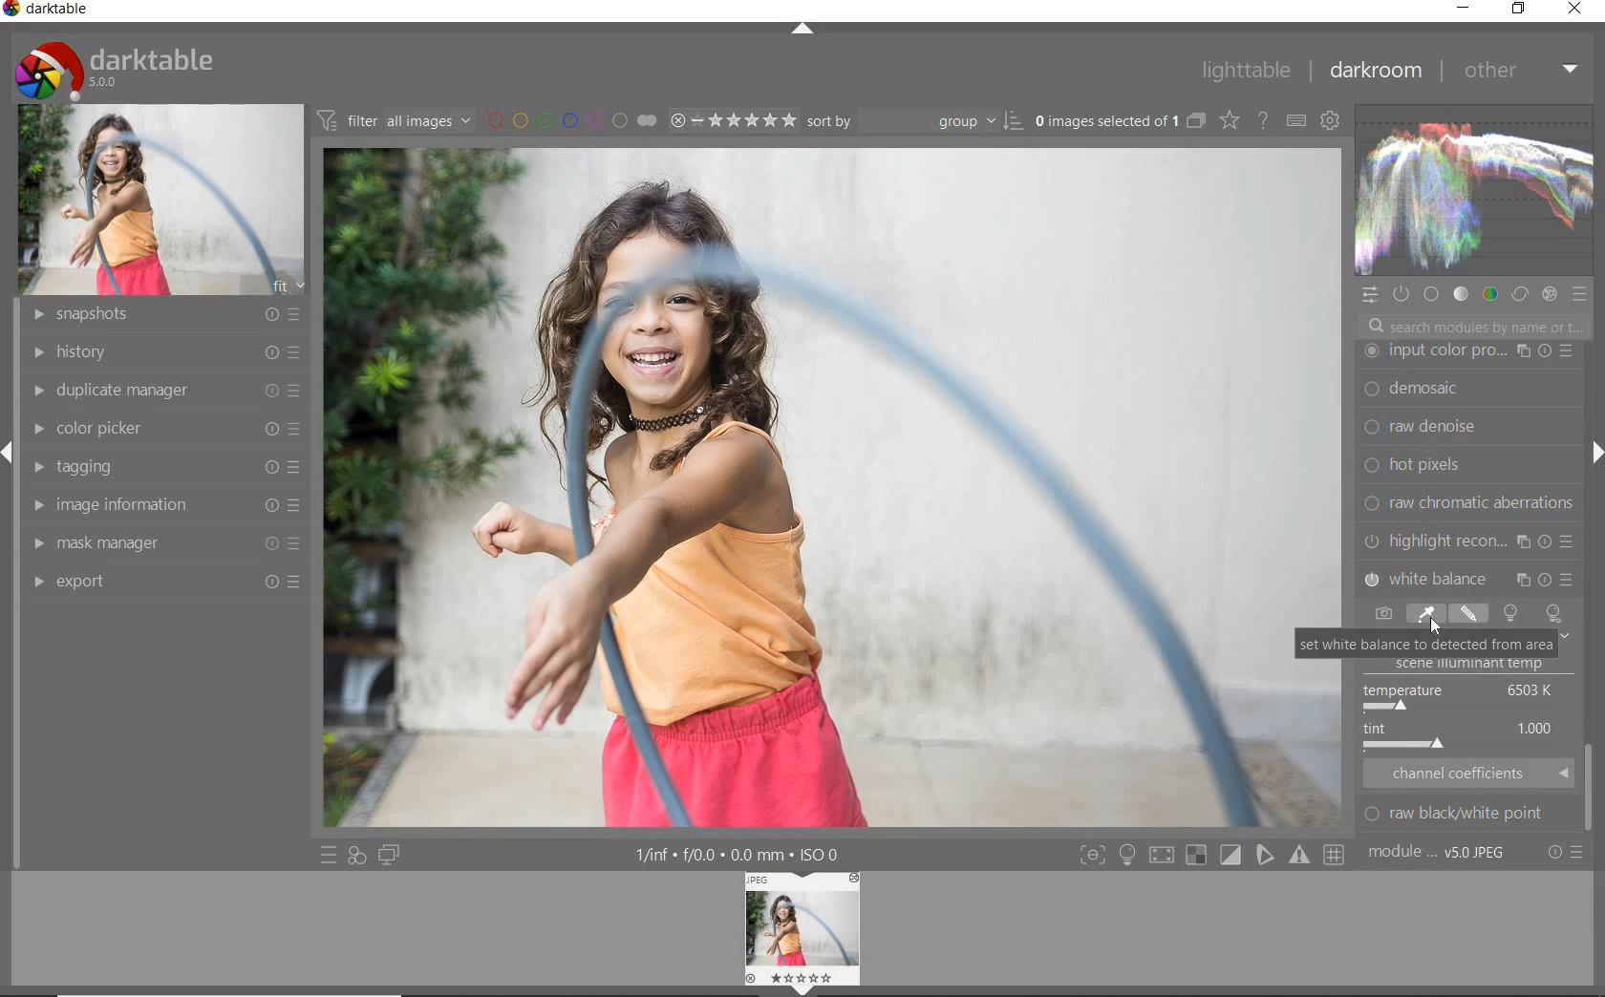  I want to click on export, so click(165, 582).